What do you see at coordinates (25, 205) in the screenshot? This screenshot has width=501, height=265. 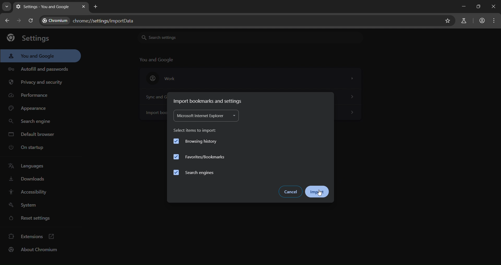 I see `ystem` at bounding box center [25, 205].